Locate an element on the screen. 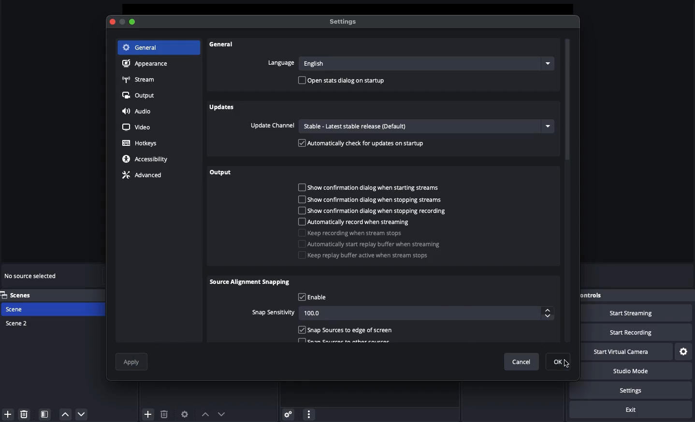 The height and width of the screenshot is (422, 695). Up is located at coordinates (204, 412).